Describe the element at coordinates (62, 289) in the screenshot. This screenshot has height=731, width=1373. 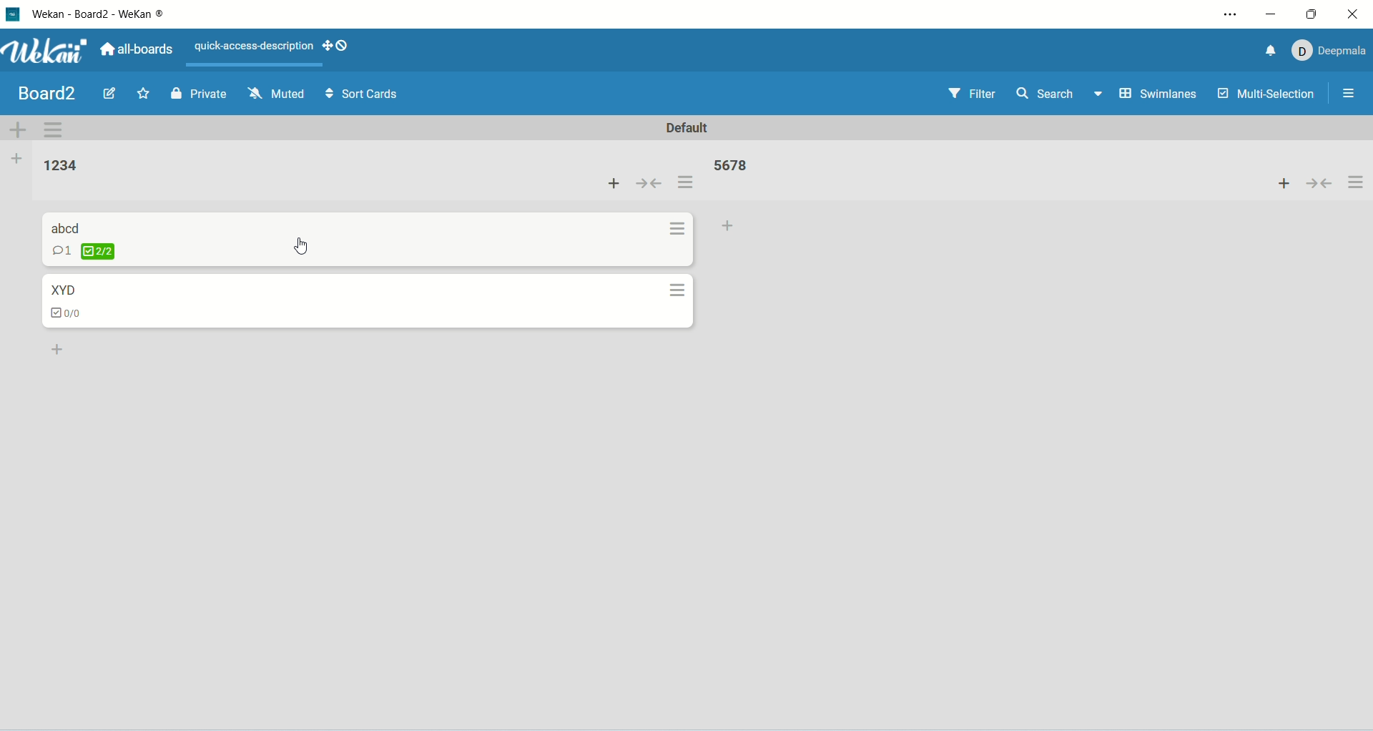
I see `card title` at that location.